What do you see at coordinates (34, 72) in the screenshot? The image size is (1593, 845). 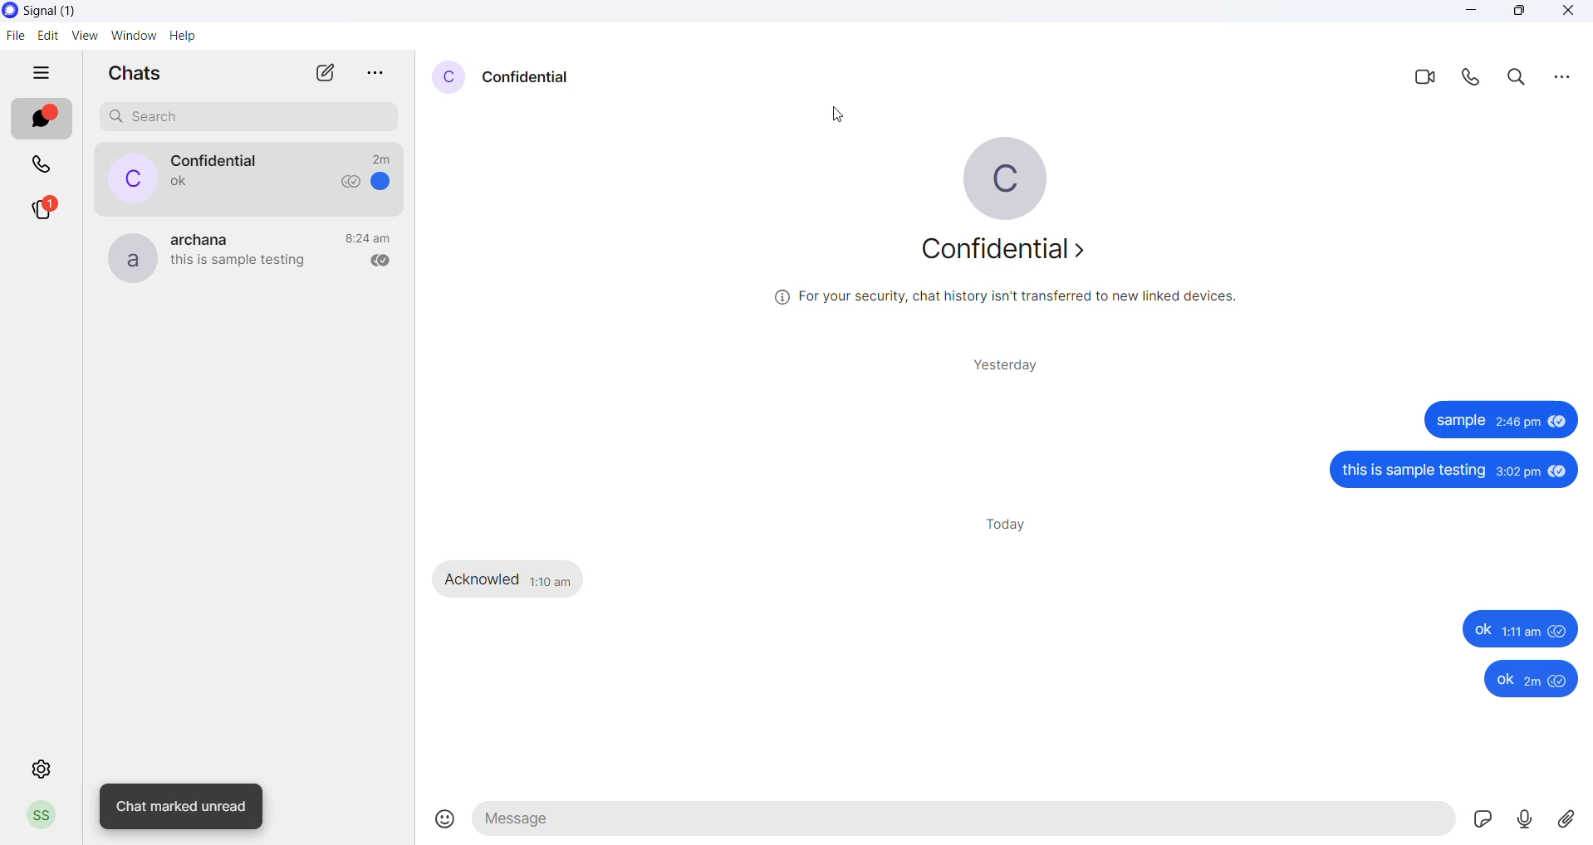 I see `hide` at bounding box center [34, 72].